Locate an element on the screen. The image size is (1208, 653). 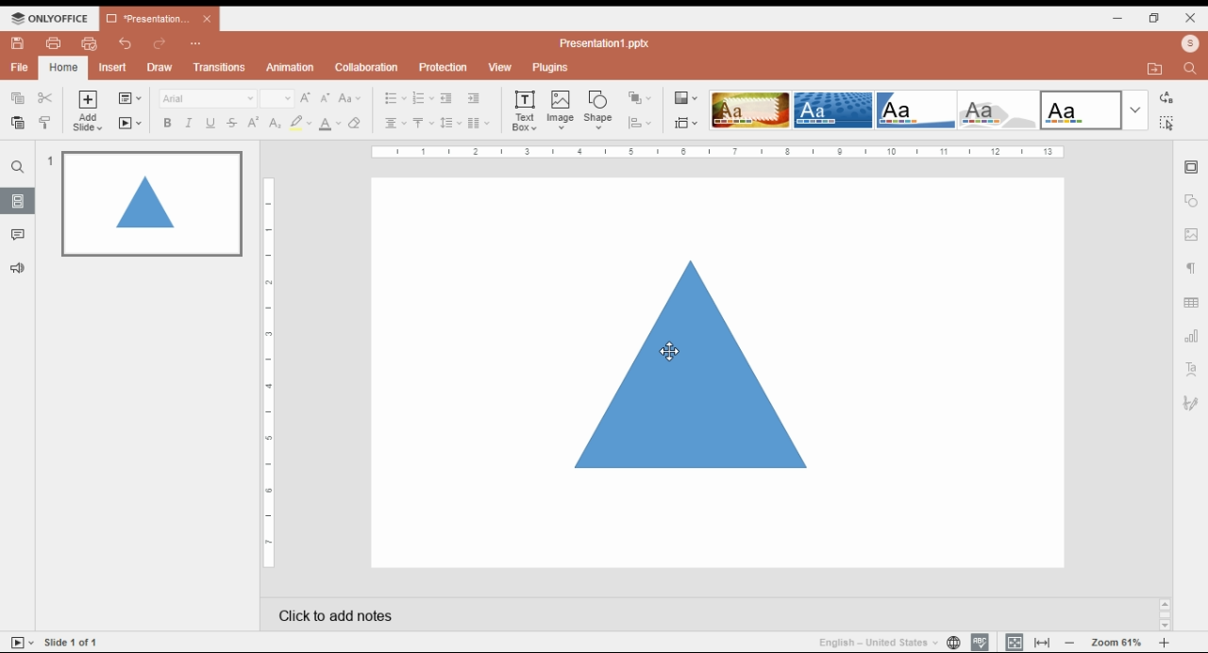
erase is located at coordinates (356, 124).